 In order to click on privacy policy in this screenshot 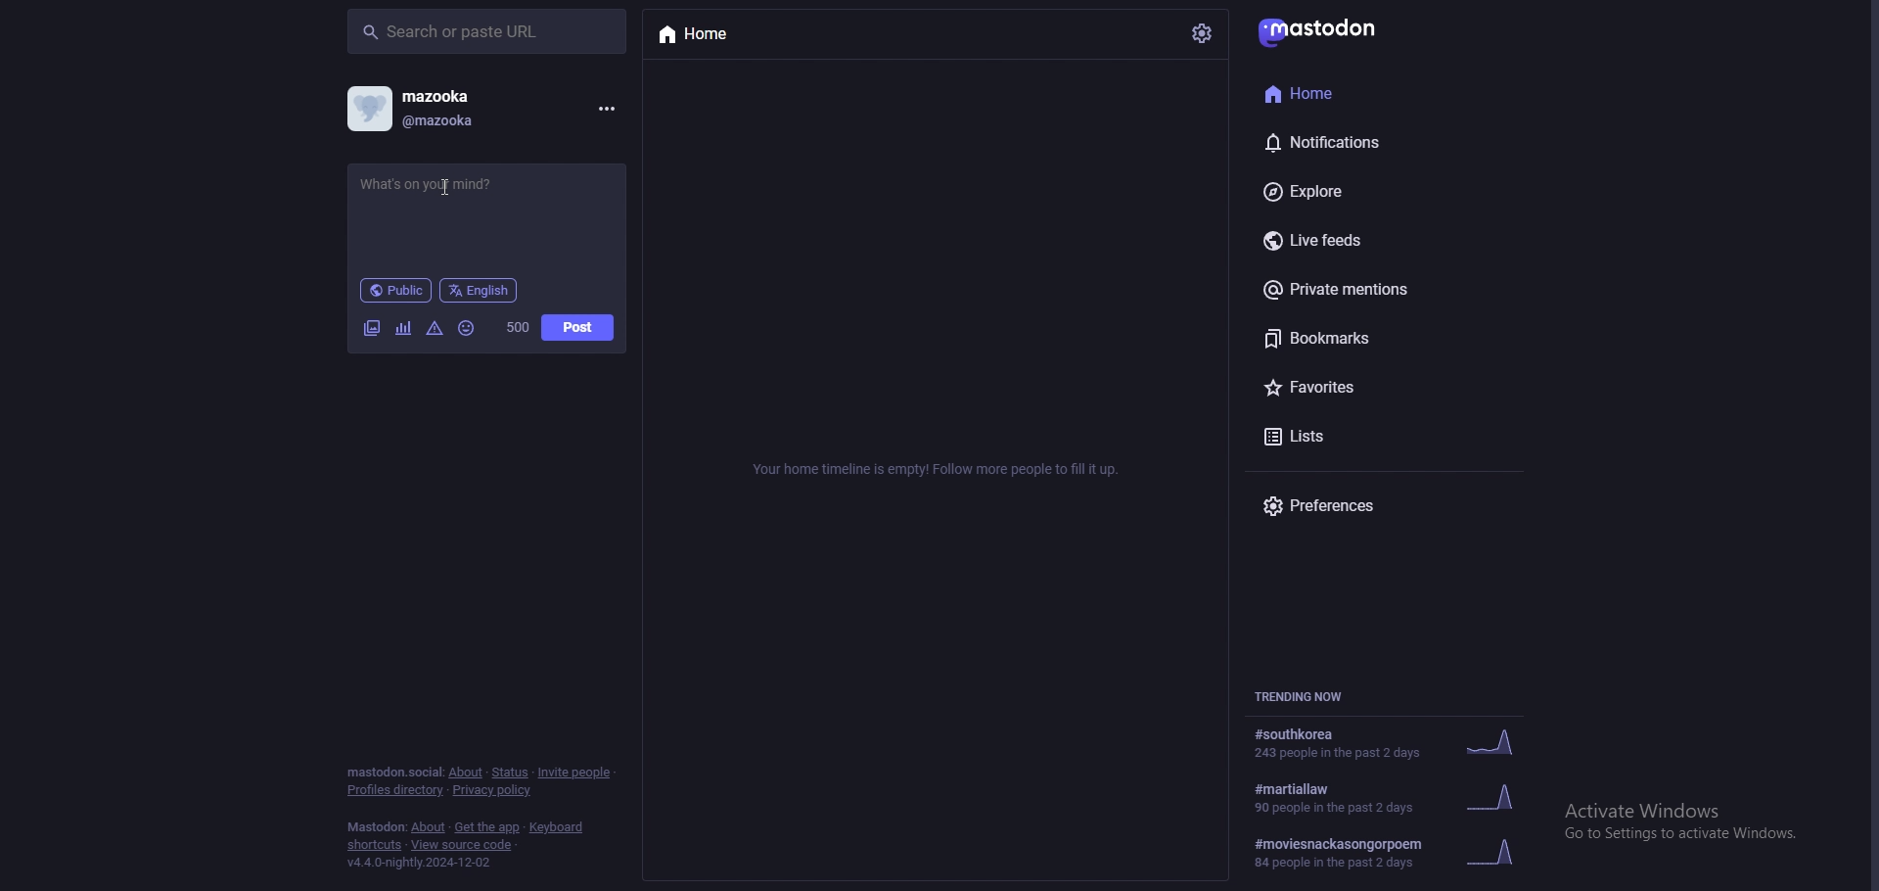, I will do `click(493, 790)`.